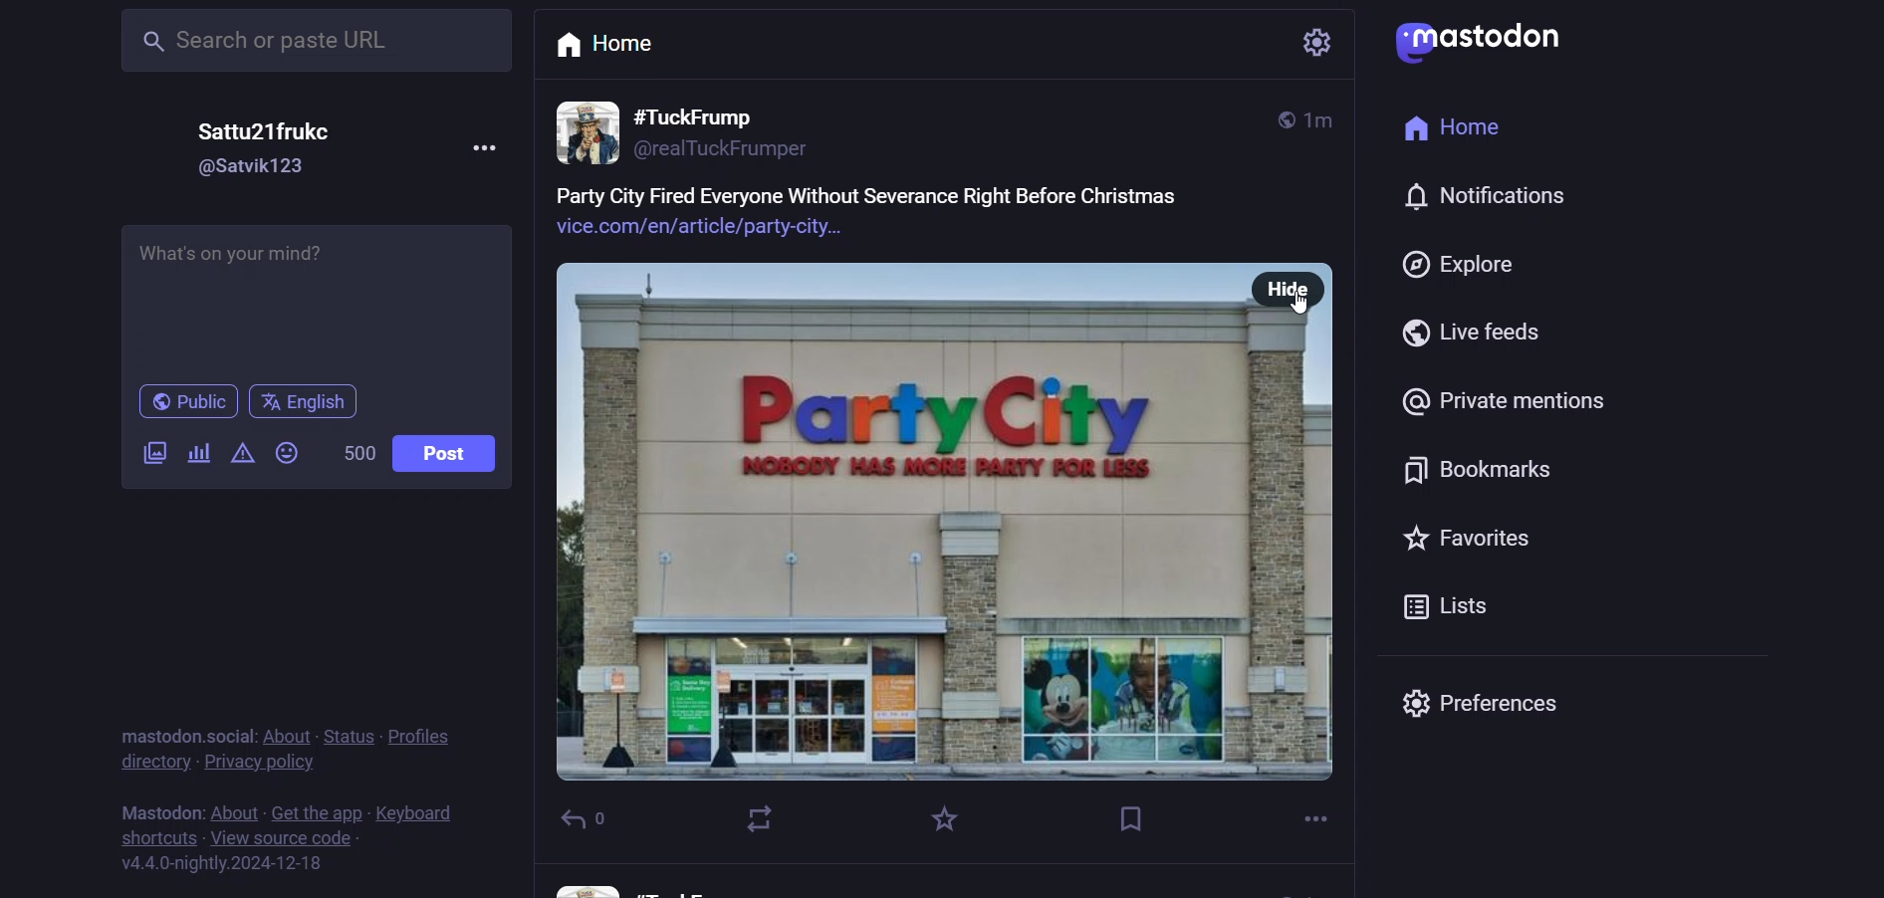 This screenshot has height=898, width=1884. What do you see at coordinates (617, 48) in the screenshot?
I see `Home` at bounding box center [617, 48].